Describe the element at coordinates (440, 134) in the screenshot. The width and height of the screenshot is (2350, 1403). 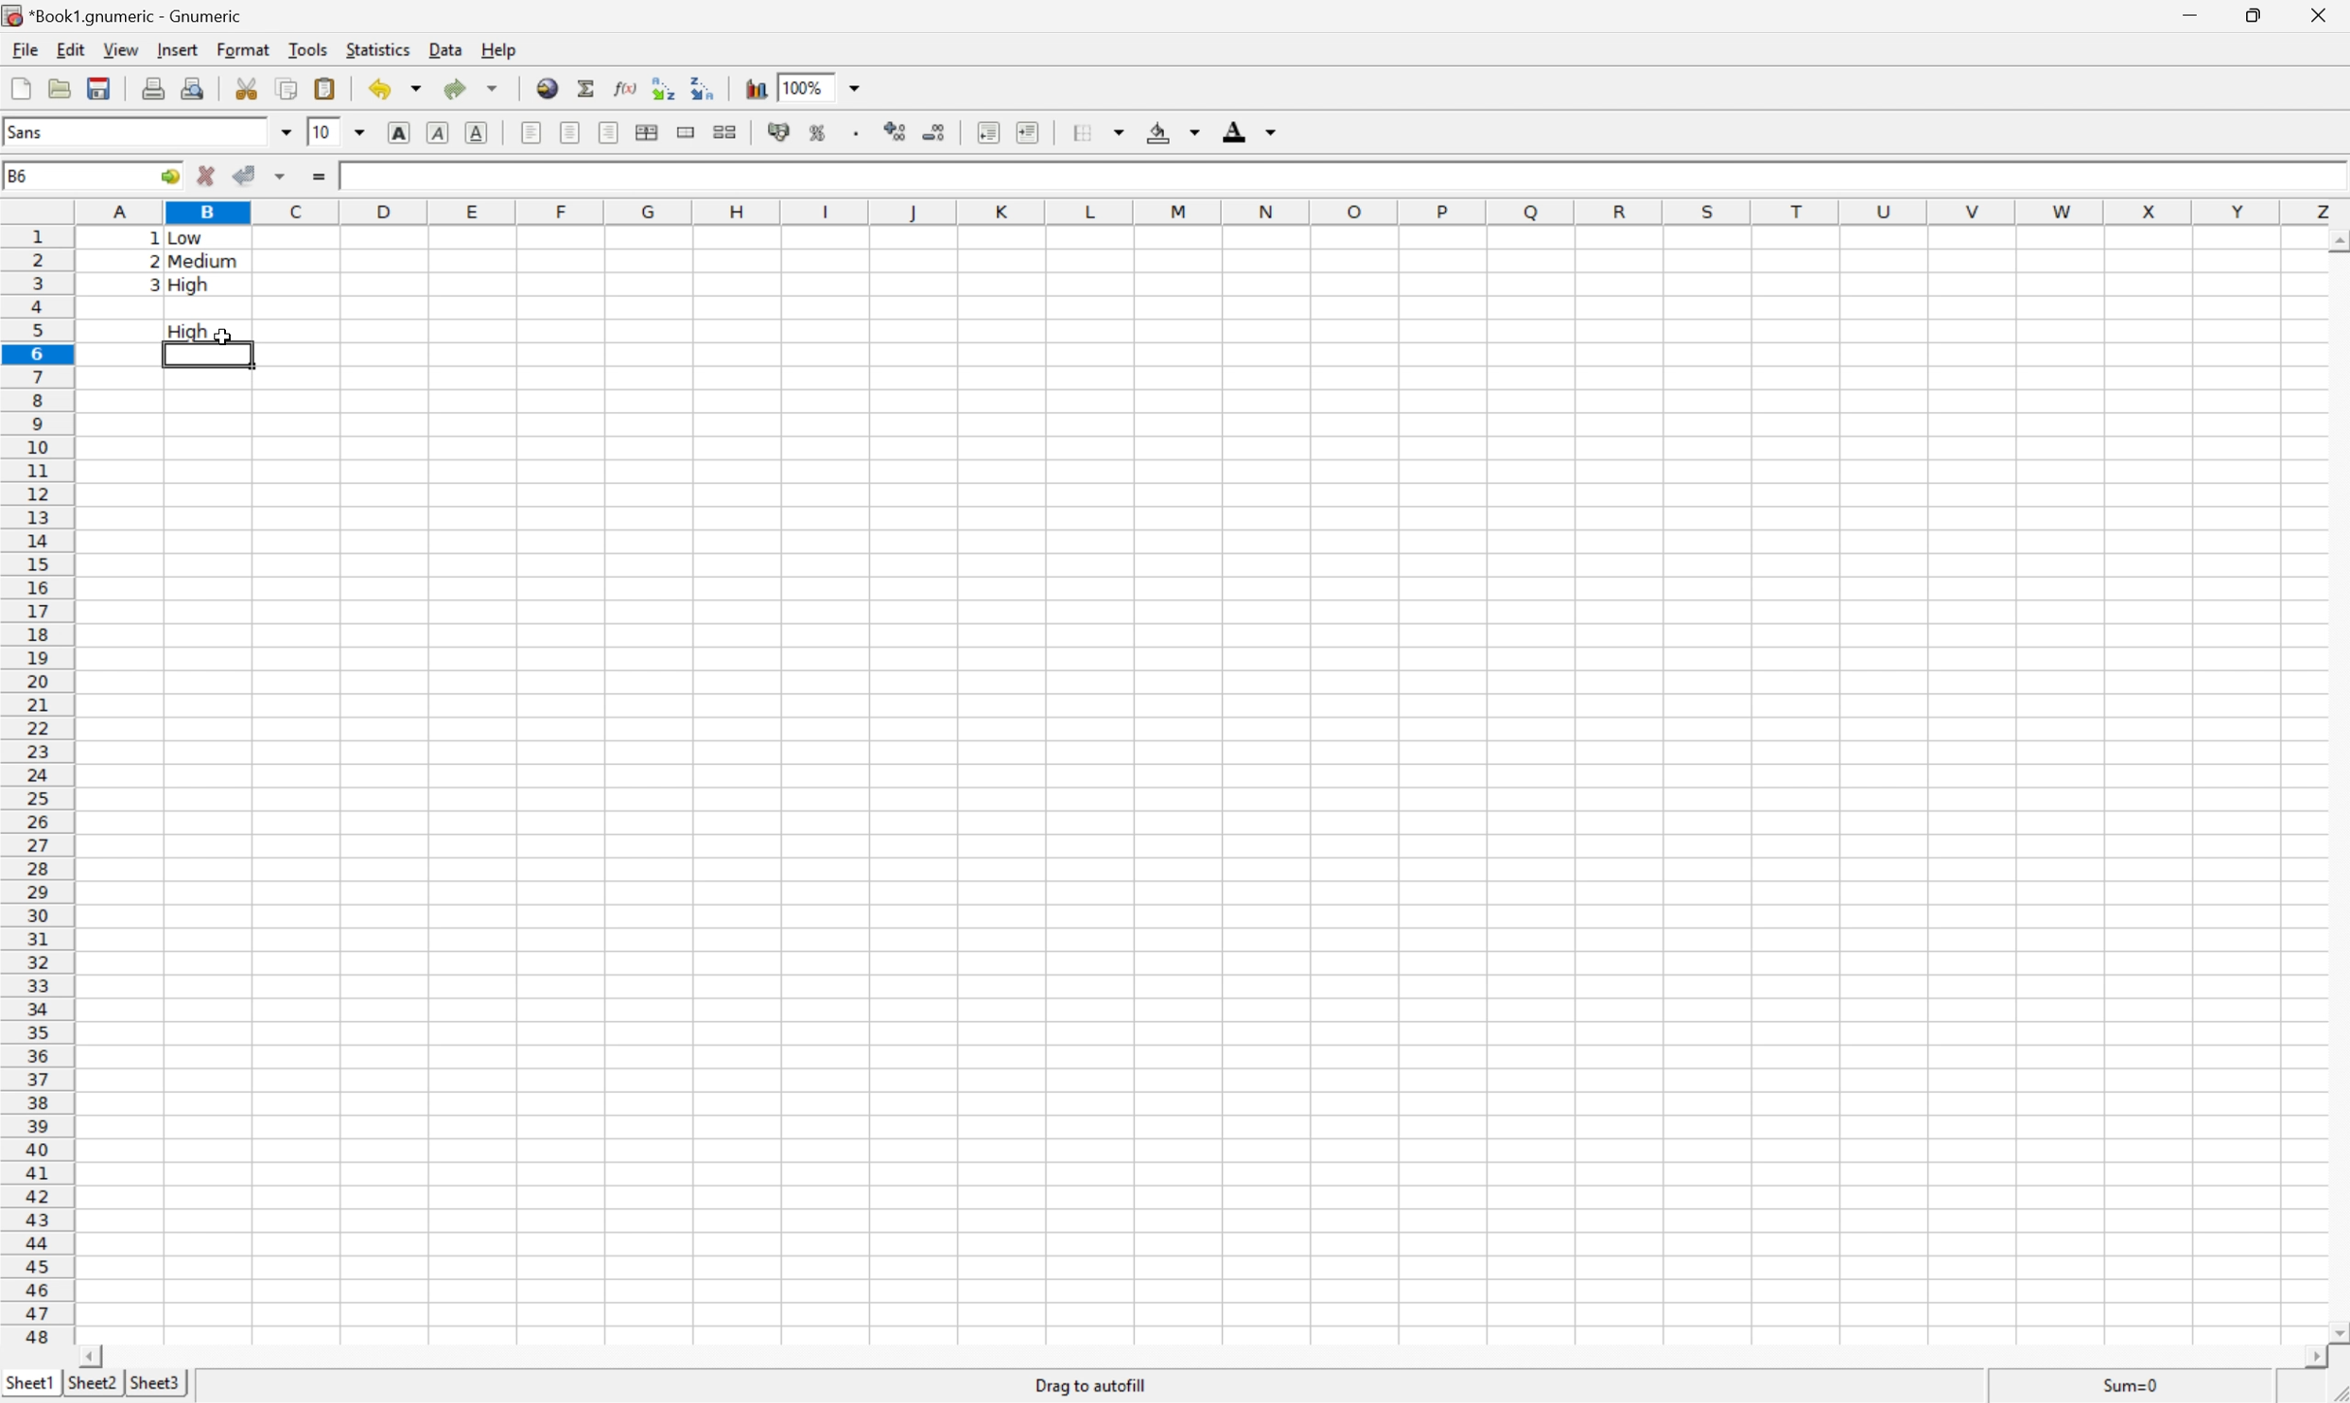
I see `Italic` at that location.